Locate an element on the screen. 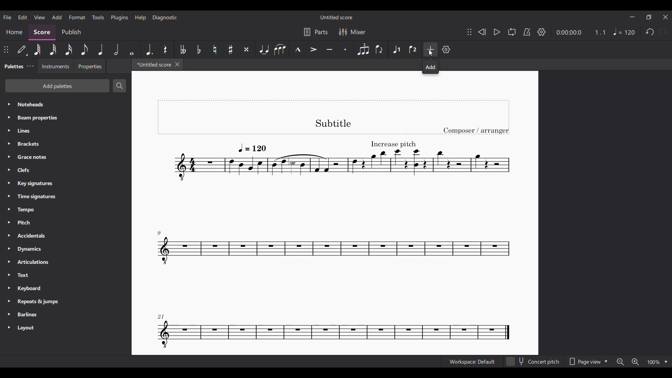  Workspace: Default is located at coordinates (472, 361).